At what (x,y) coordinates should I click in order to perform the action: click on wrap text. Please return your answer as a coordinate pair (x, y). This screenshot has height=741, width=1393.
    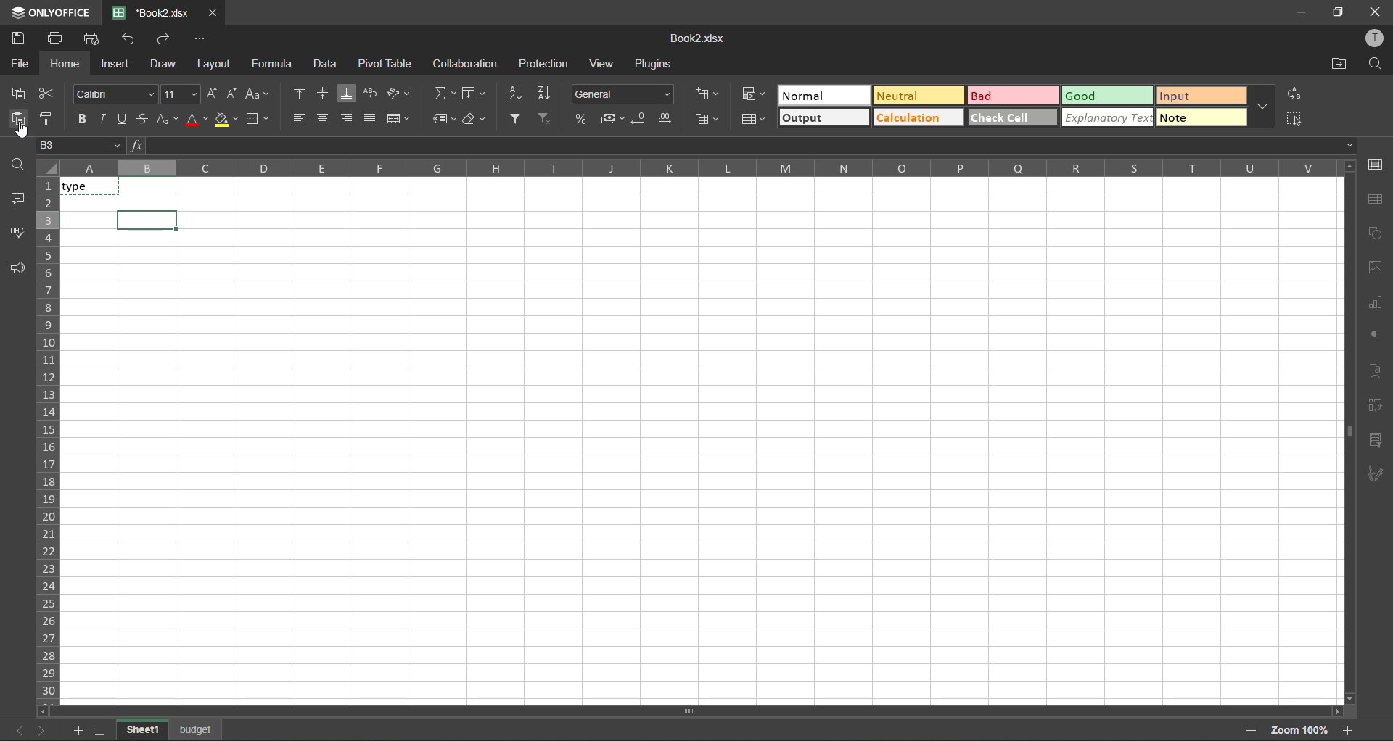
    Looking at the image, I should click on (370, 93).